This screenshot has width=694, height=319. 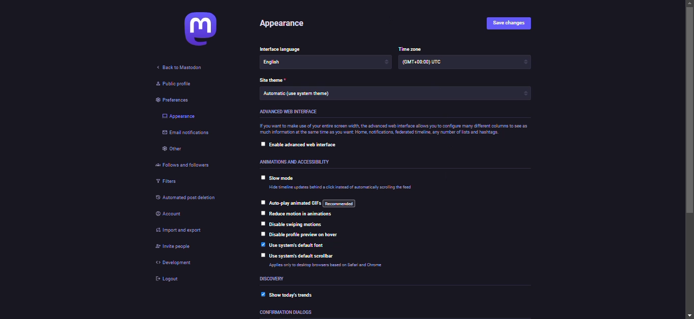 I want to click on scroll bar, so click(x=690, y=158).